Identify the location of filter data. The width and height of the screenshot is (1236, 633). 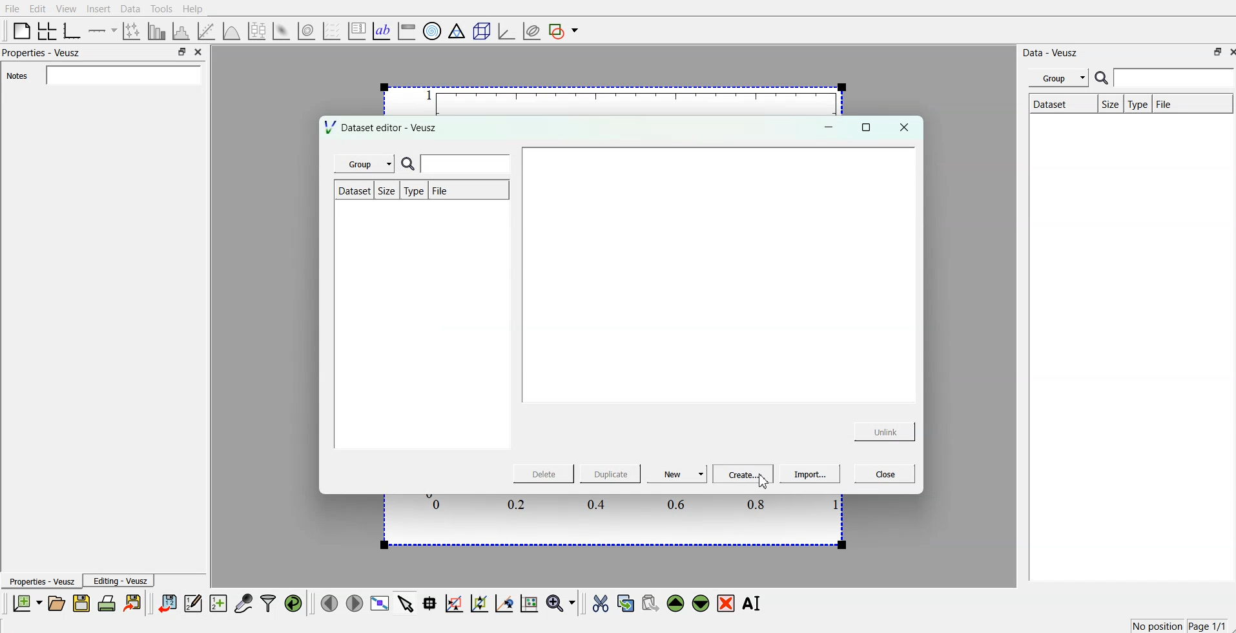
(268, 603).